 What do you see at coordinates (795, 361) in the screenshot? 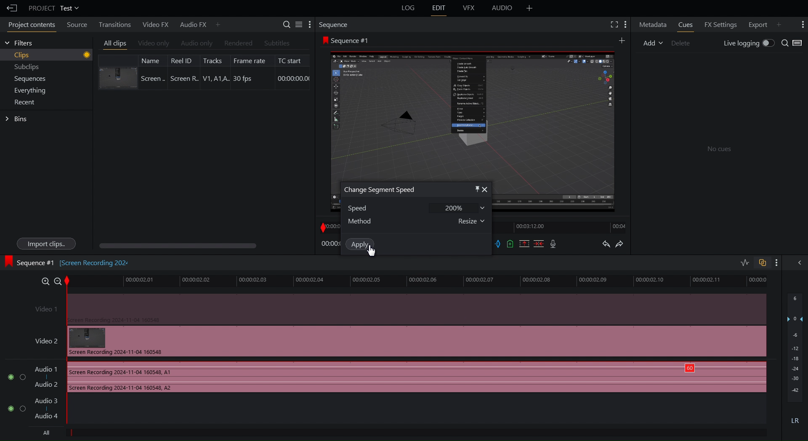
I see `Audio Level` at bounding box center [795, 361].